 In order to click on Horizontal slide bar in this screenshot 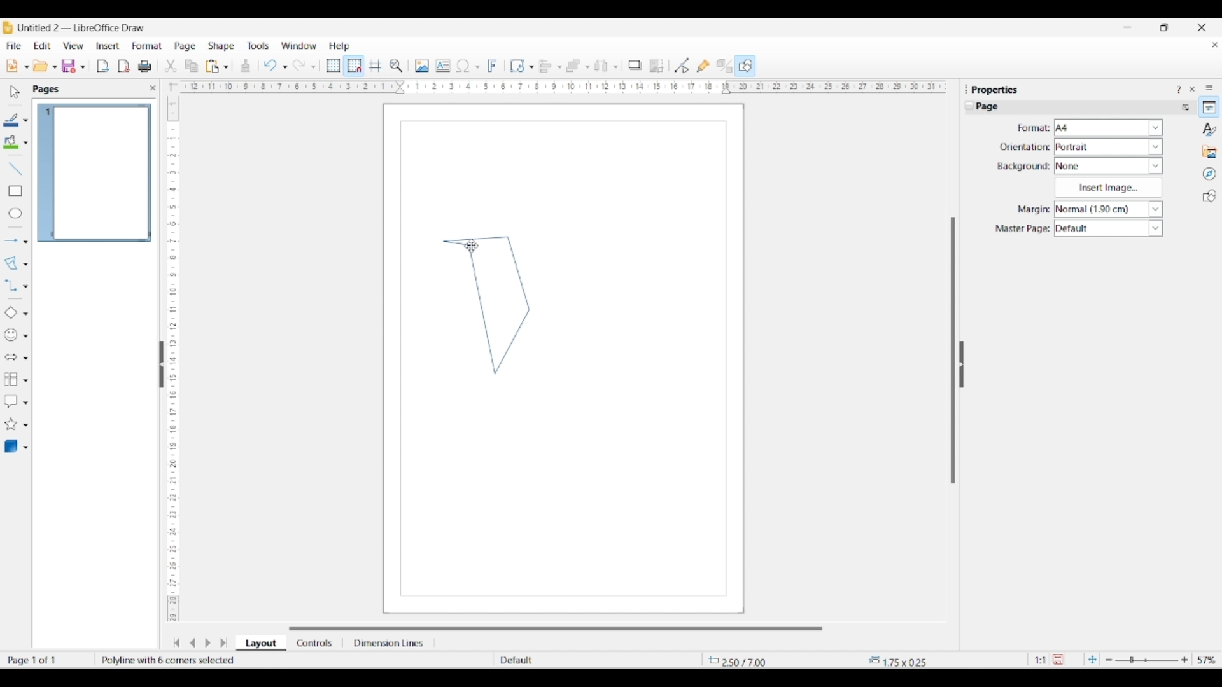, I will do `click(556, 628)`.